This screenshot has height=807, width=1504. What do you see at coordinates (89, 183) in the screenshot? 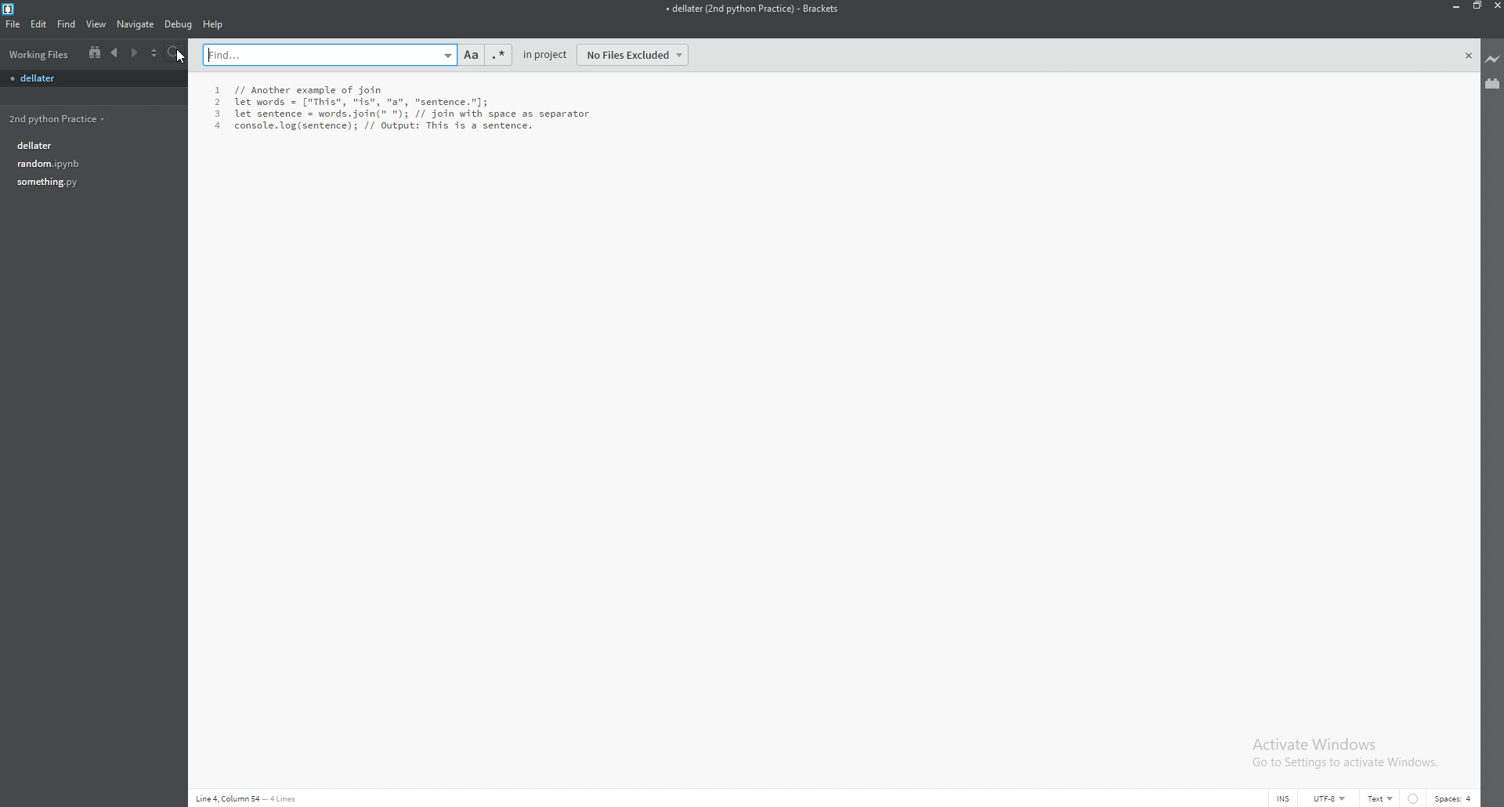
I see `something.py` at bounding box center [89, 183].